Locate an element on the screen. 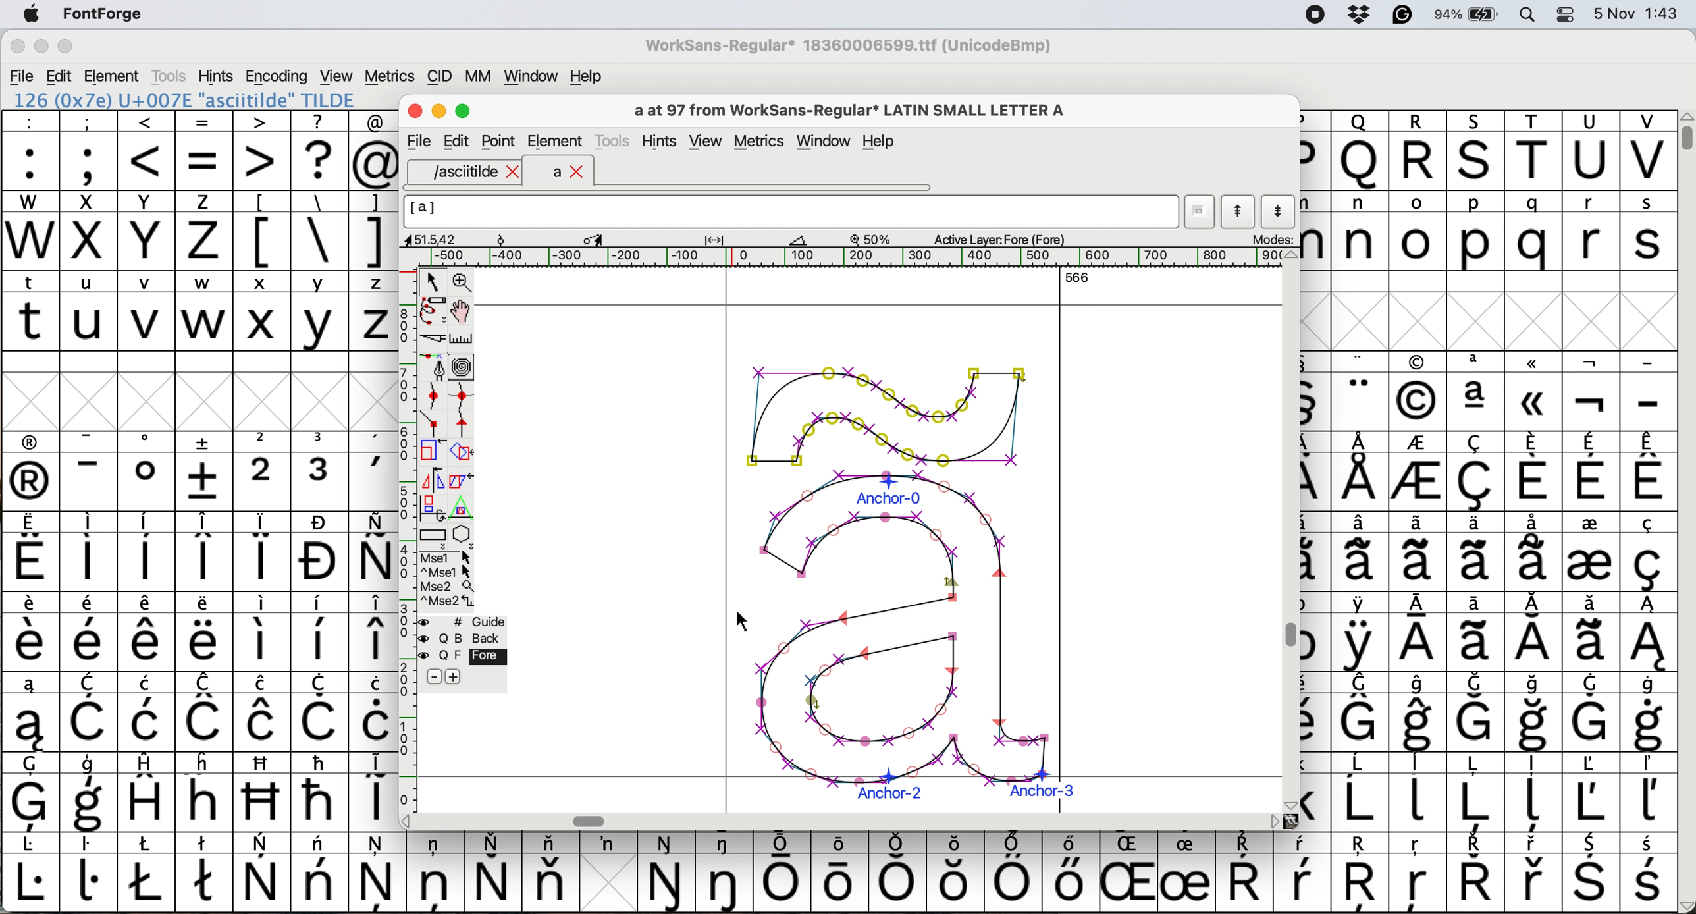 This screenshot has width=1696, height=914. maximise is located at coordinates (66, 49).